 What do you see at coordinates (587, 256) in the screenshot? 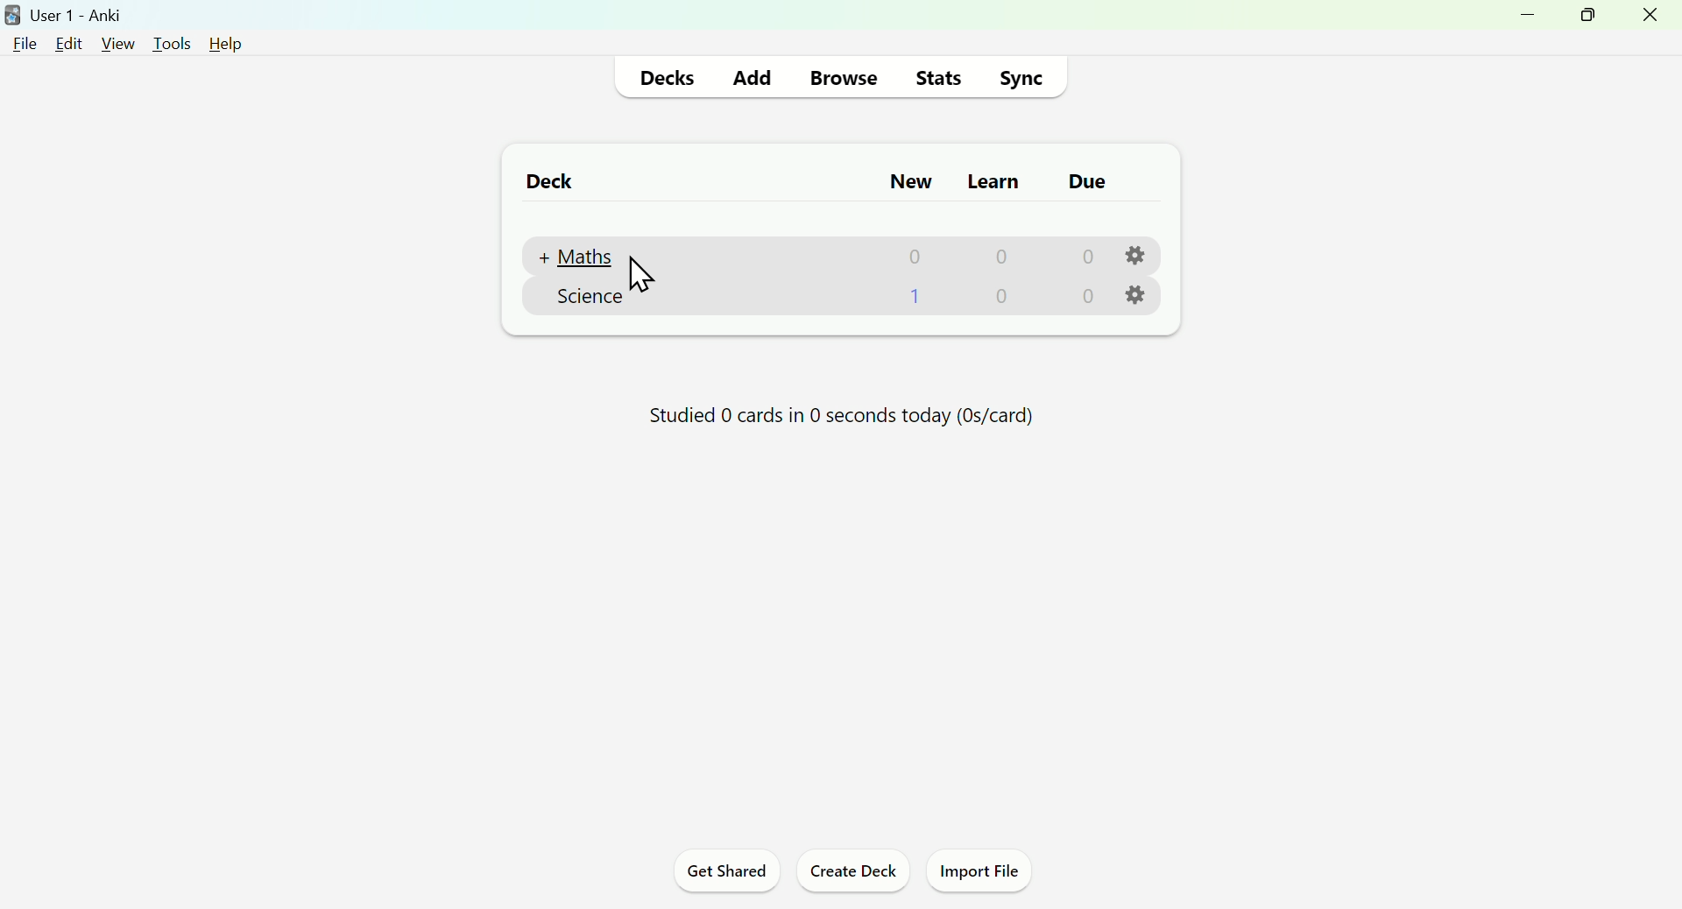
I see `+ Maths` at bounding box center [587, 256].